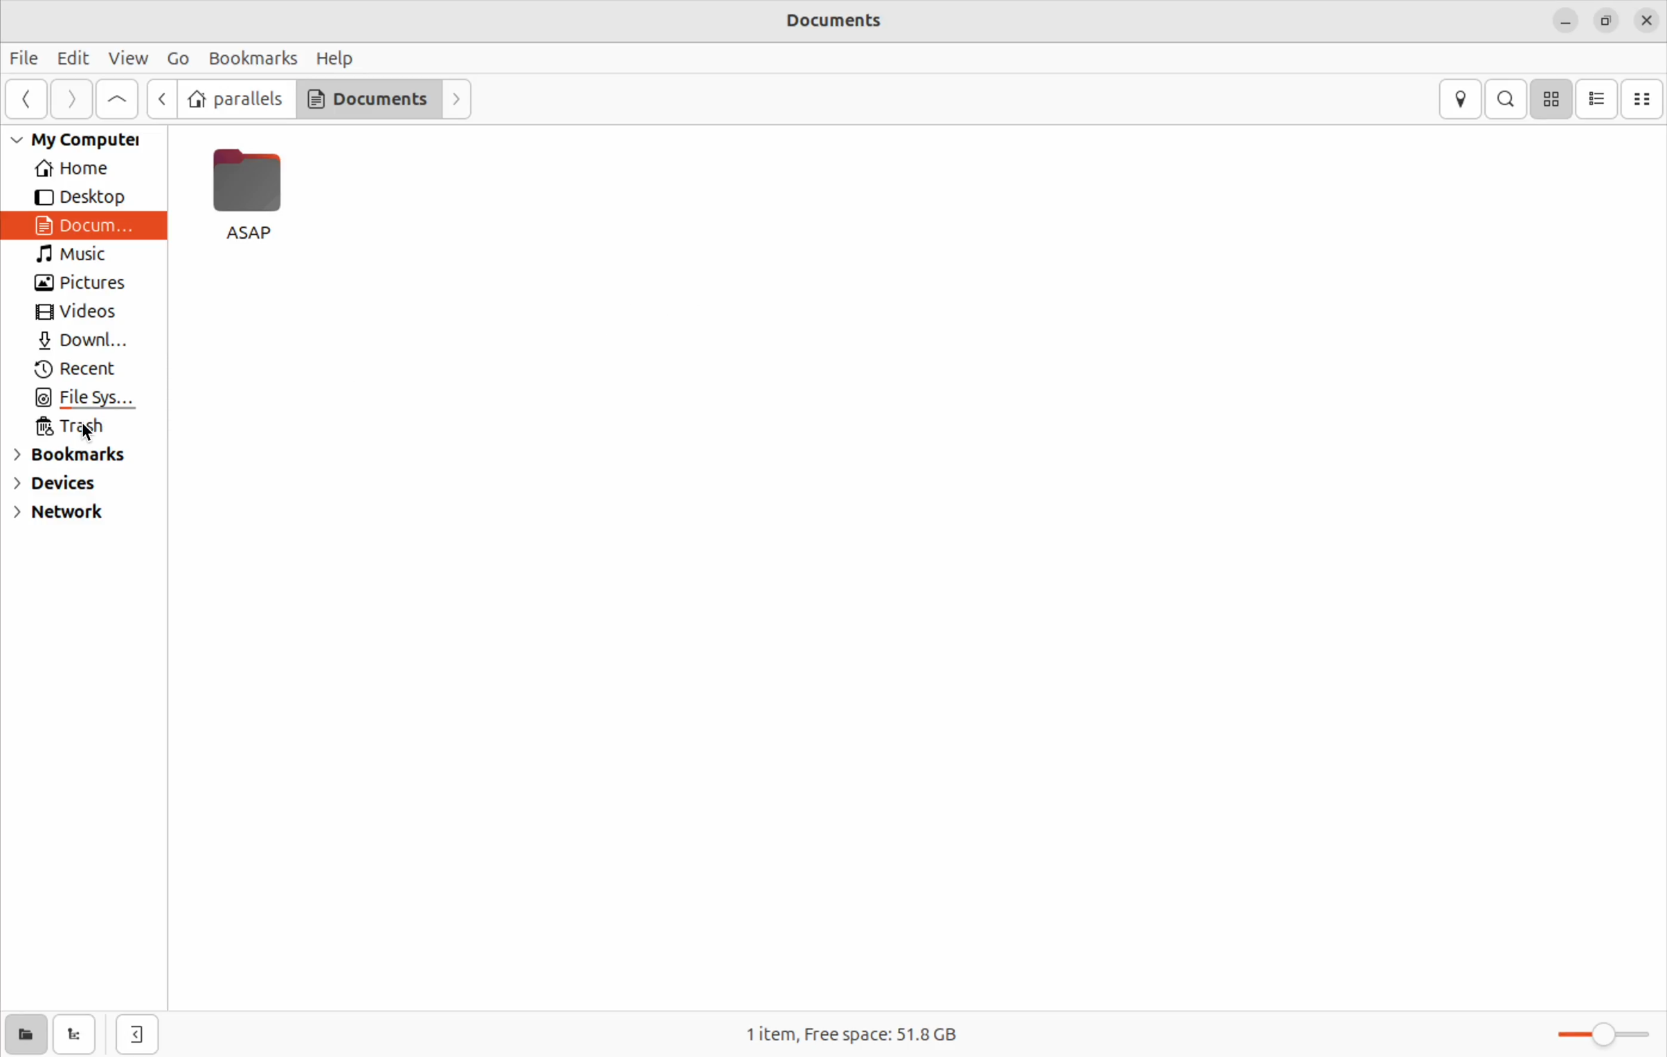  What do you see at coordinates (845, 20) in the screenshot?
I see `Documents` at bounding box center [845, 20].